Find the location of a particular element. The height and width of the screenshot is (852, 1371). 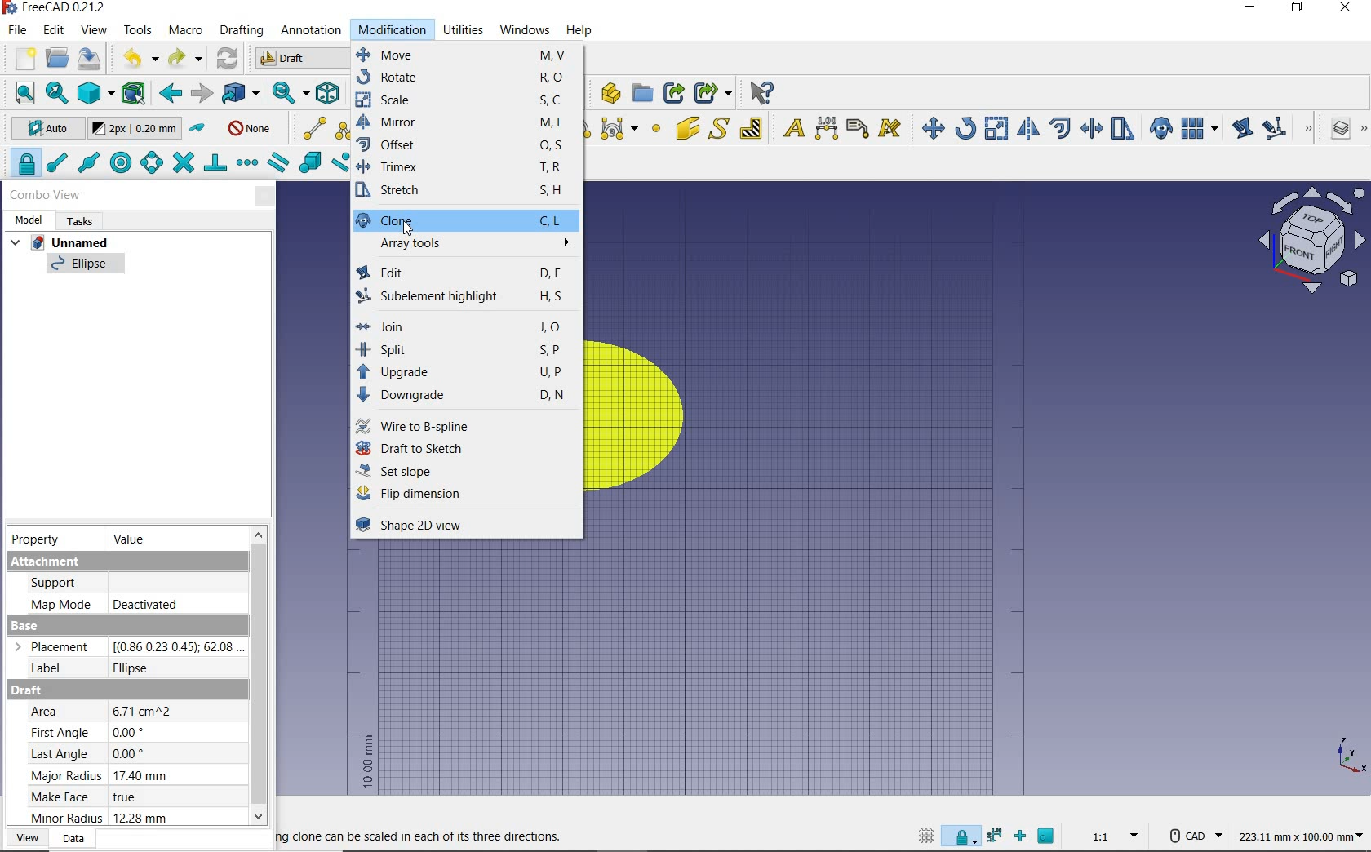

xyz points is located at coordinates (1351, 757).